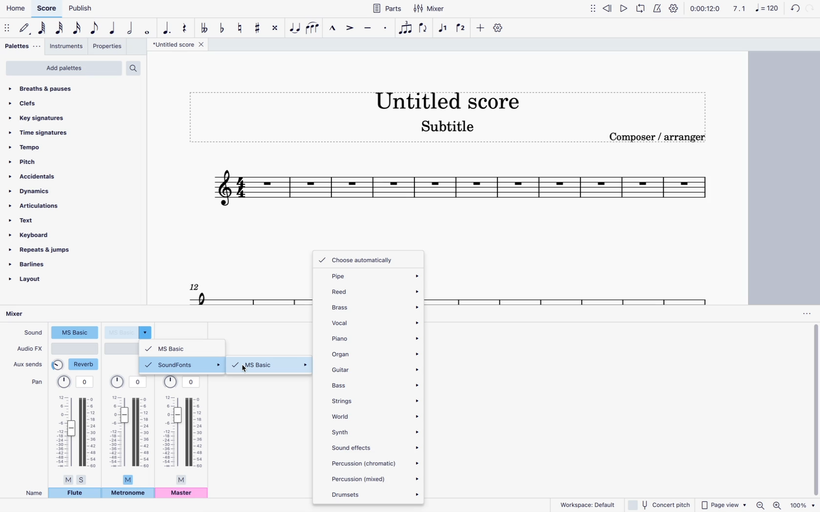  What do you see at coordinates (137, 66) in the screenshot?
I see `search` at bounding box center [137, 66].